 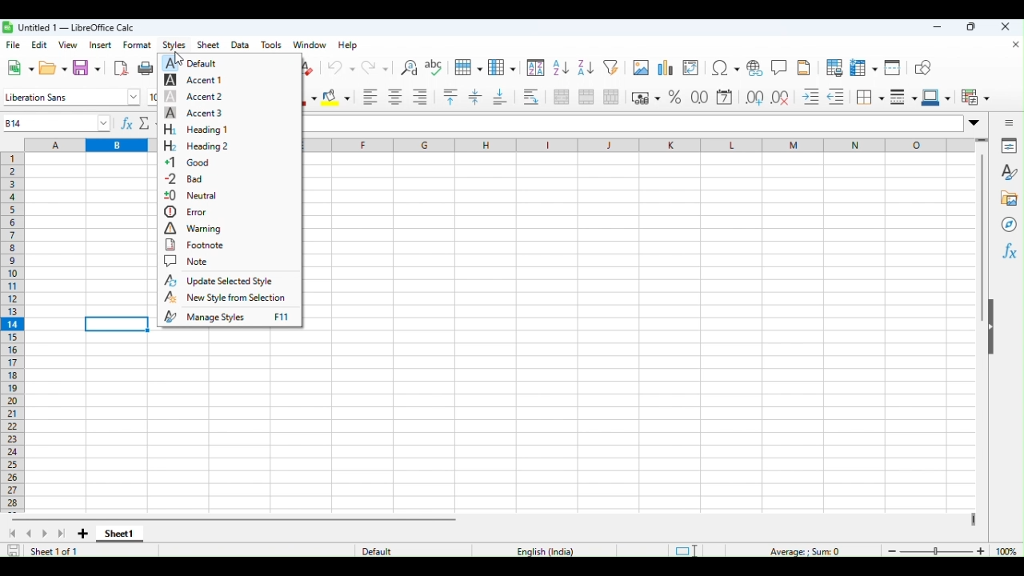 I want to click on Border style, so click(x=904, y=98).